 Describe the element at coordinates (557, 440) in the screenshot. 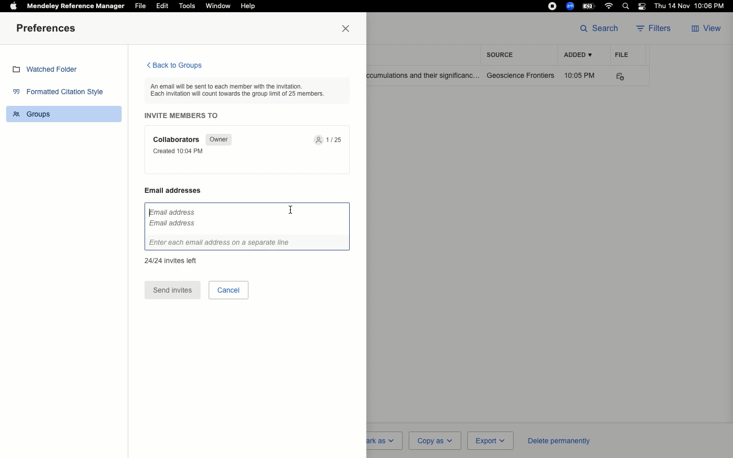

I see `Delete permanently` at that location.